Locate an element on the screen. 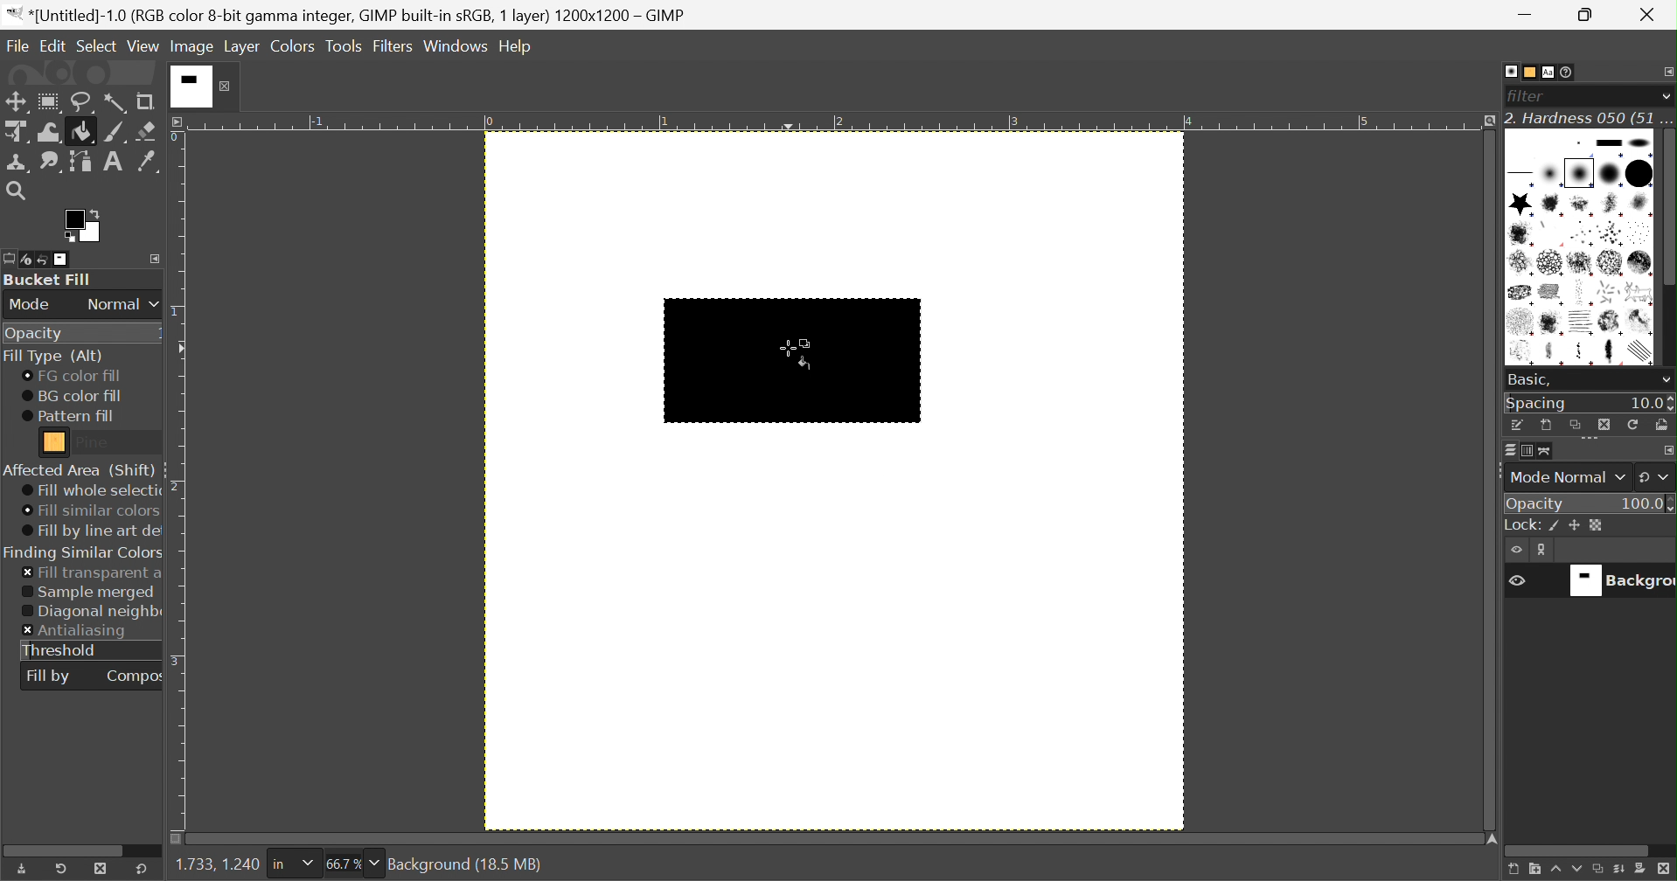 The width and height of the screenshot is (1677, 881). Undo History is located at coordinates (43, 261).